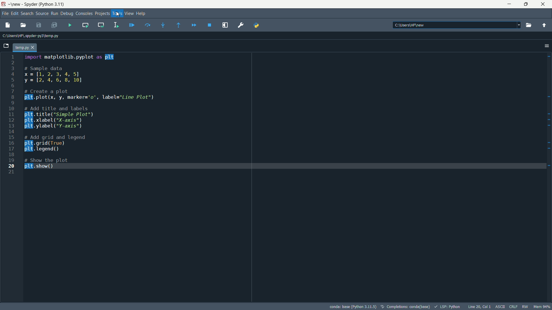 This screenshot has height=310, width=552. I want to click on run current cell and go to the next one, so click(101, 25).